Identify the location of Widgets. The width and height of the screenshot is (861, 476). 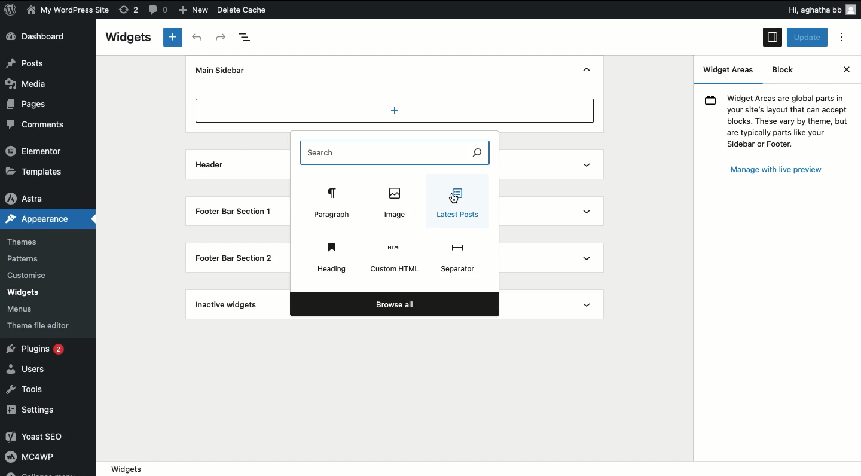
(131, 38).